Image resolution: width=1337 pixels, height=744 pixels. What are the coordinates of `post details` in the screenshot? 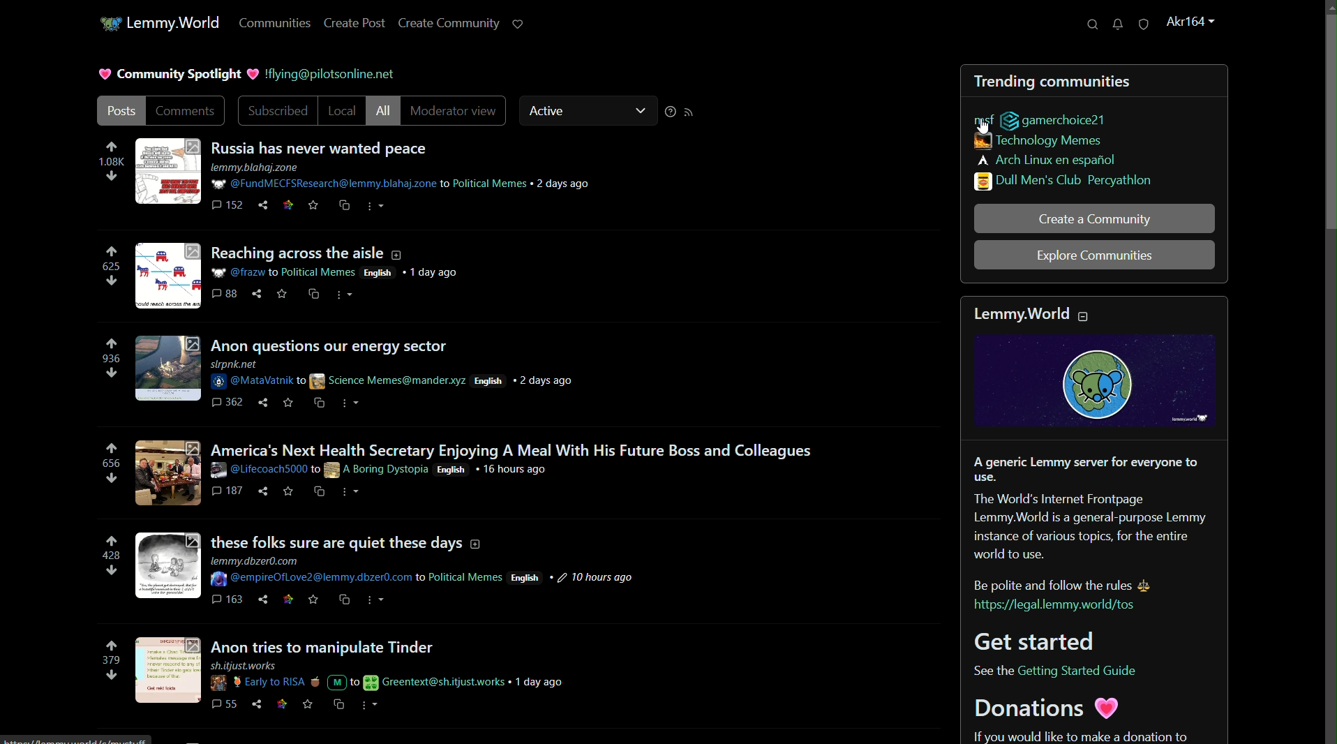 It's located at (399, 373).